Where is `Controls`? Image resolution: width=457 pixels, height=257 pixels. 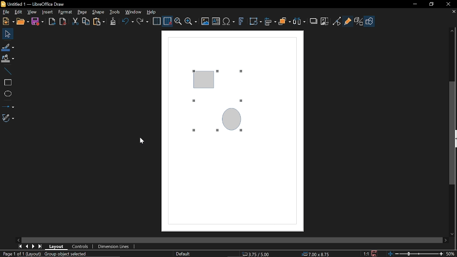 Controls is located at coordinates (79, 247).